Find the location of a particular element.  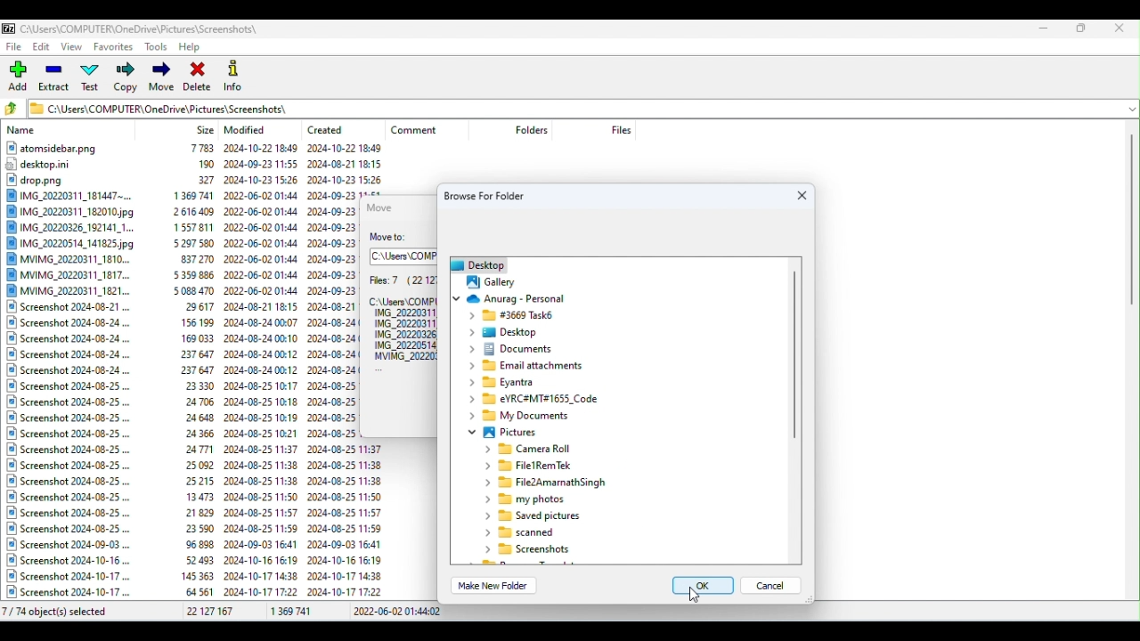

Folder is located at coordinates (536, 466).